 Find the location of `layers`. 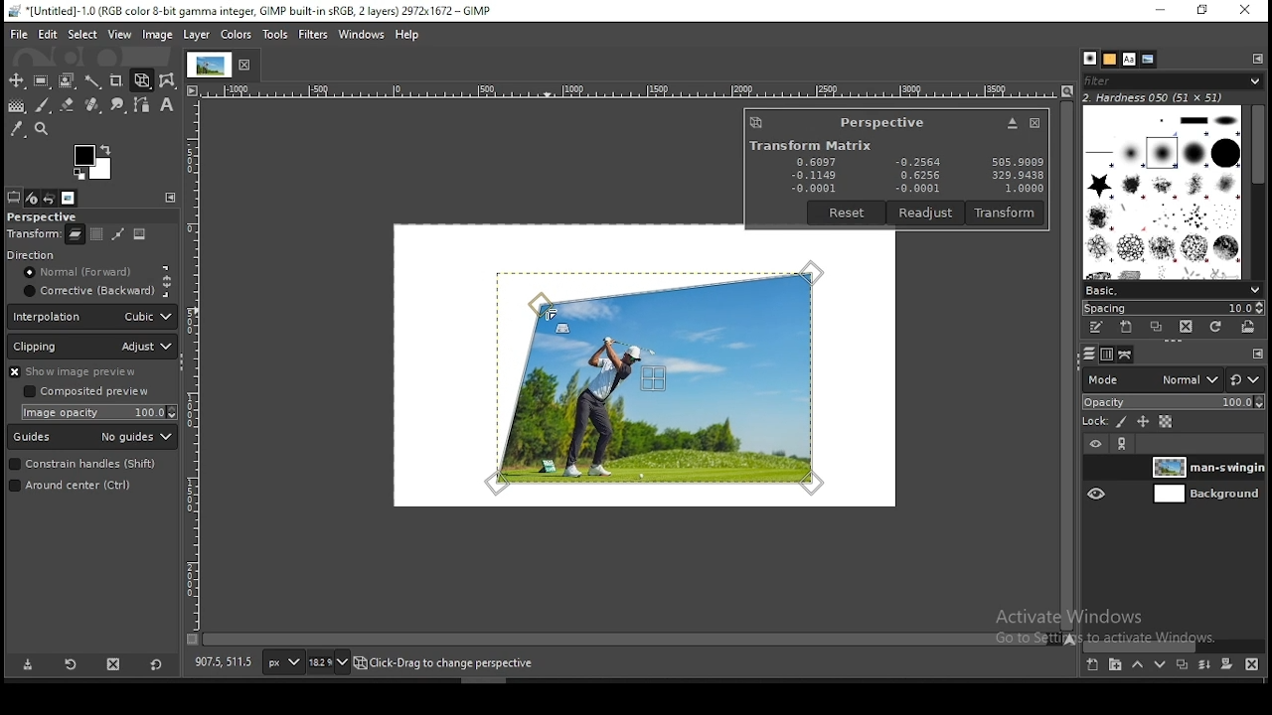

layers is located at coordinates (1089, 356).